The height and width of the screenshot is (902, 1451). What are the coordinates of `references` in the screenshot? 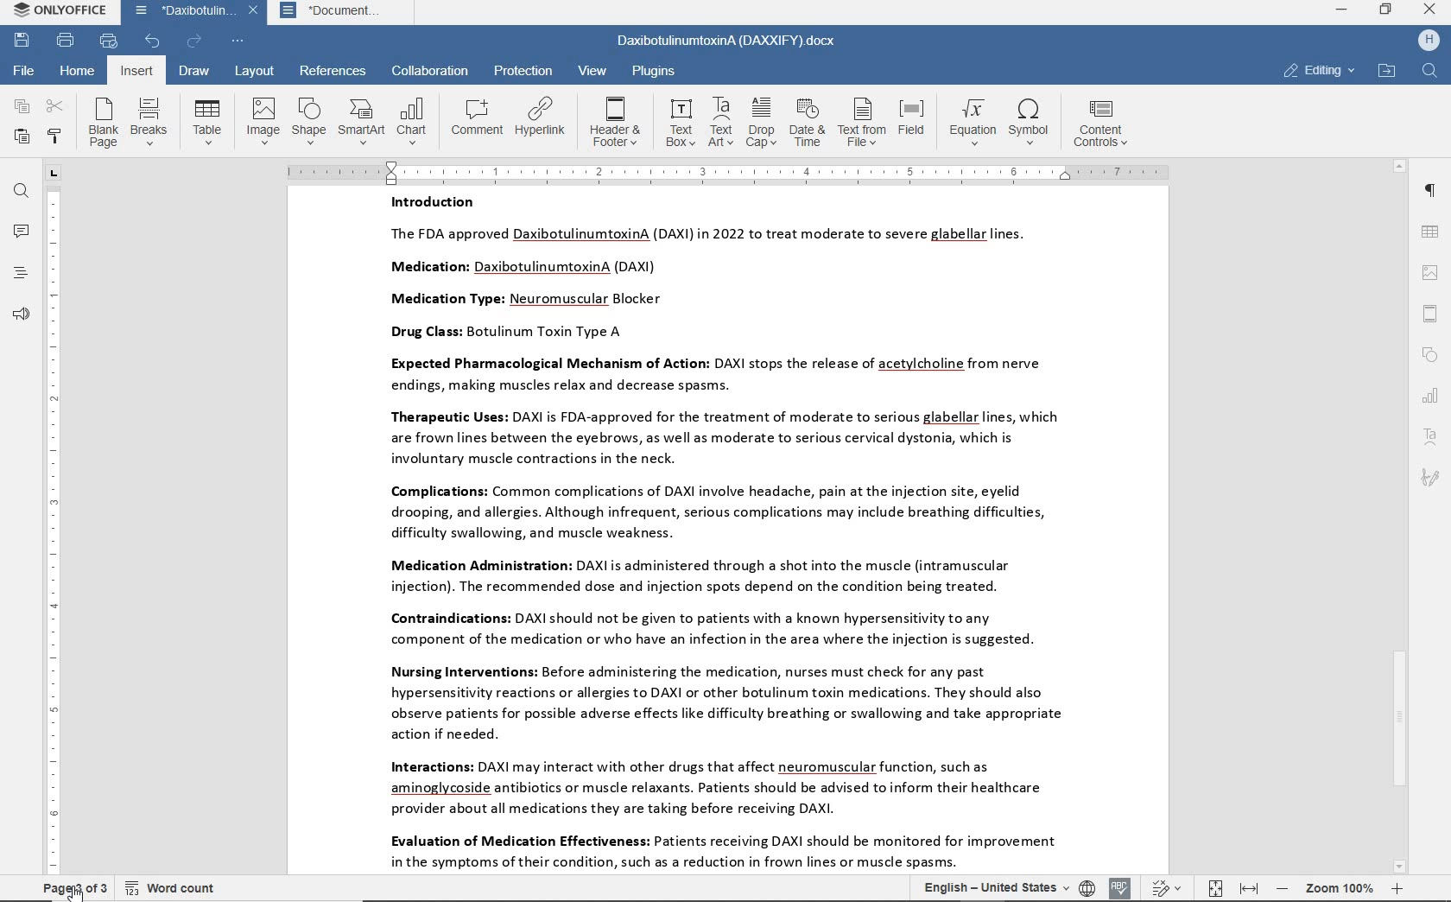 It's located at (333, 70).